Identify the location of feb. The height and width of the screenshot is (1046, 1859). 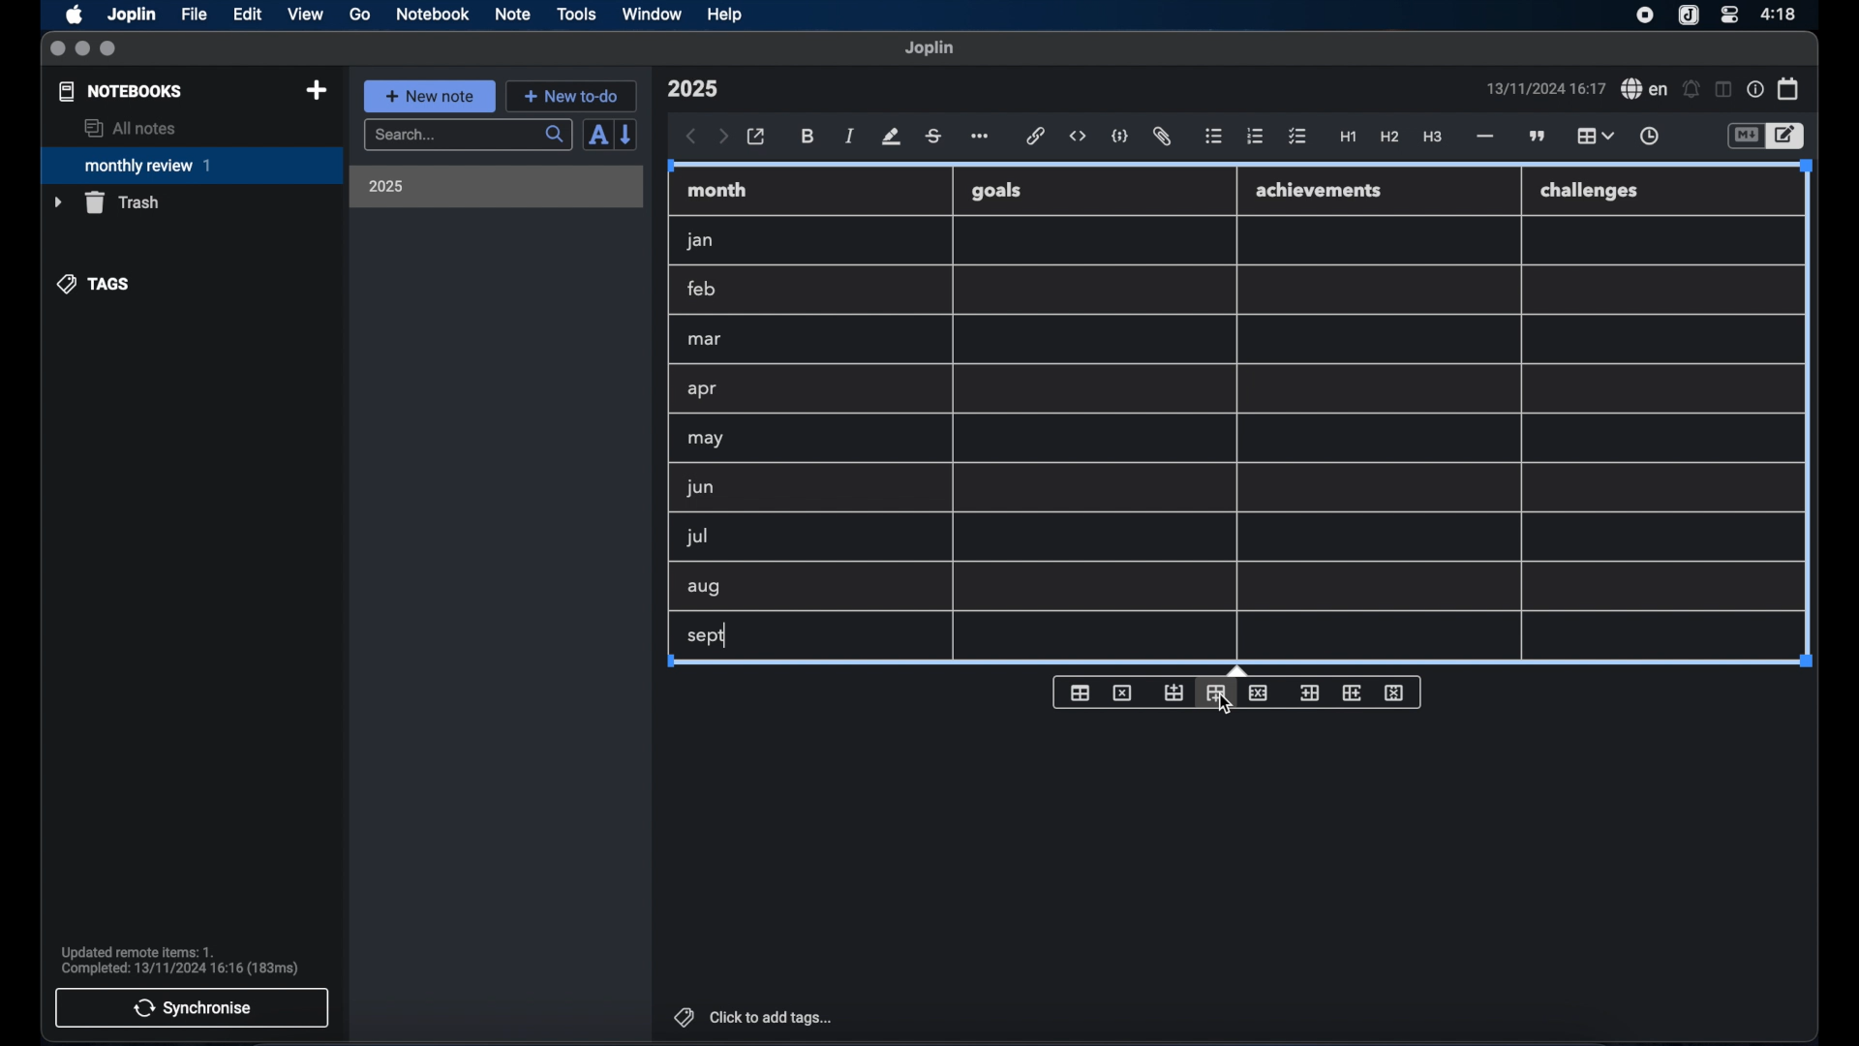
(703, 289).